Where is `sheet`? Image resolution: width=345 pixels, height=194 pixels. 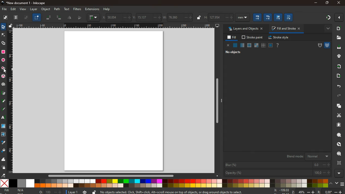 sheet is located at coordinates (337, 126).